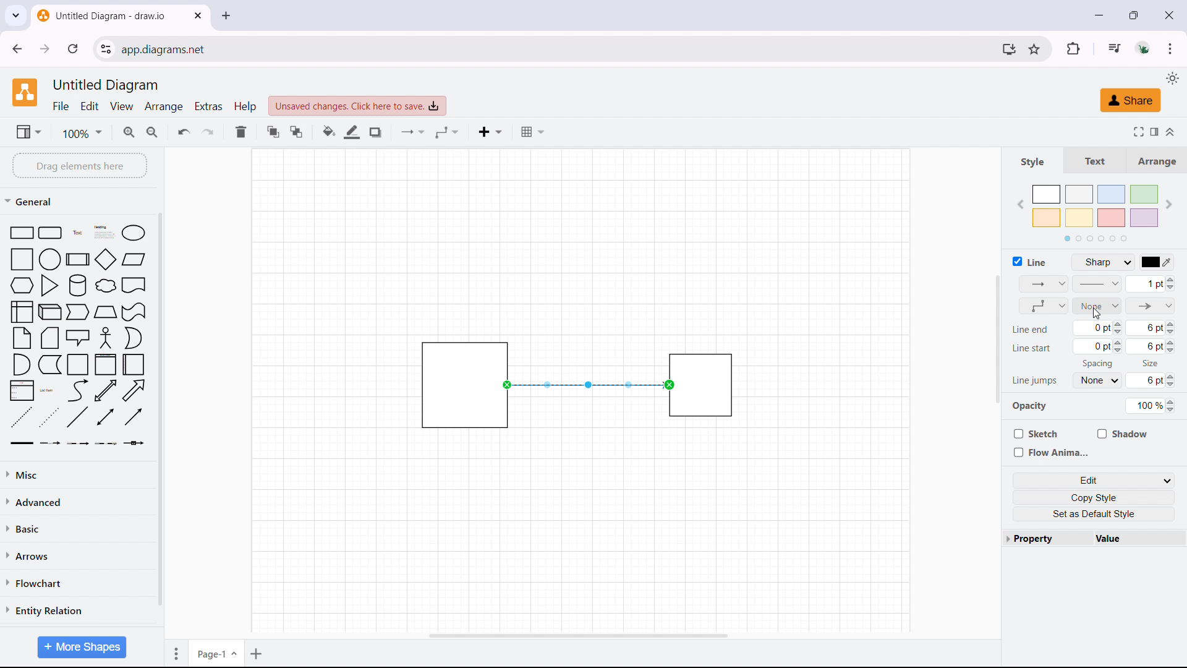 The image size is (1187, 668). What do you see at coordinates (1099, 15) in the screenshot?
I see `minimize` at bounding box center [1099, 15].